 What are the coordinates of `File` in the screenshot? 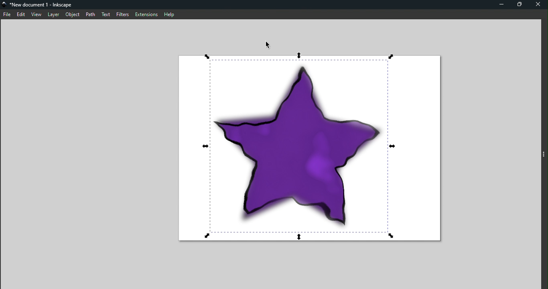 It's located at (7, 14).